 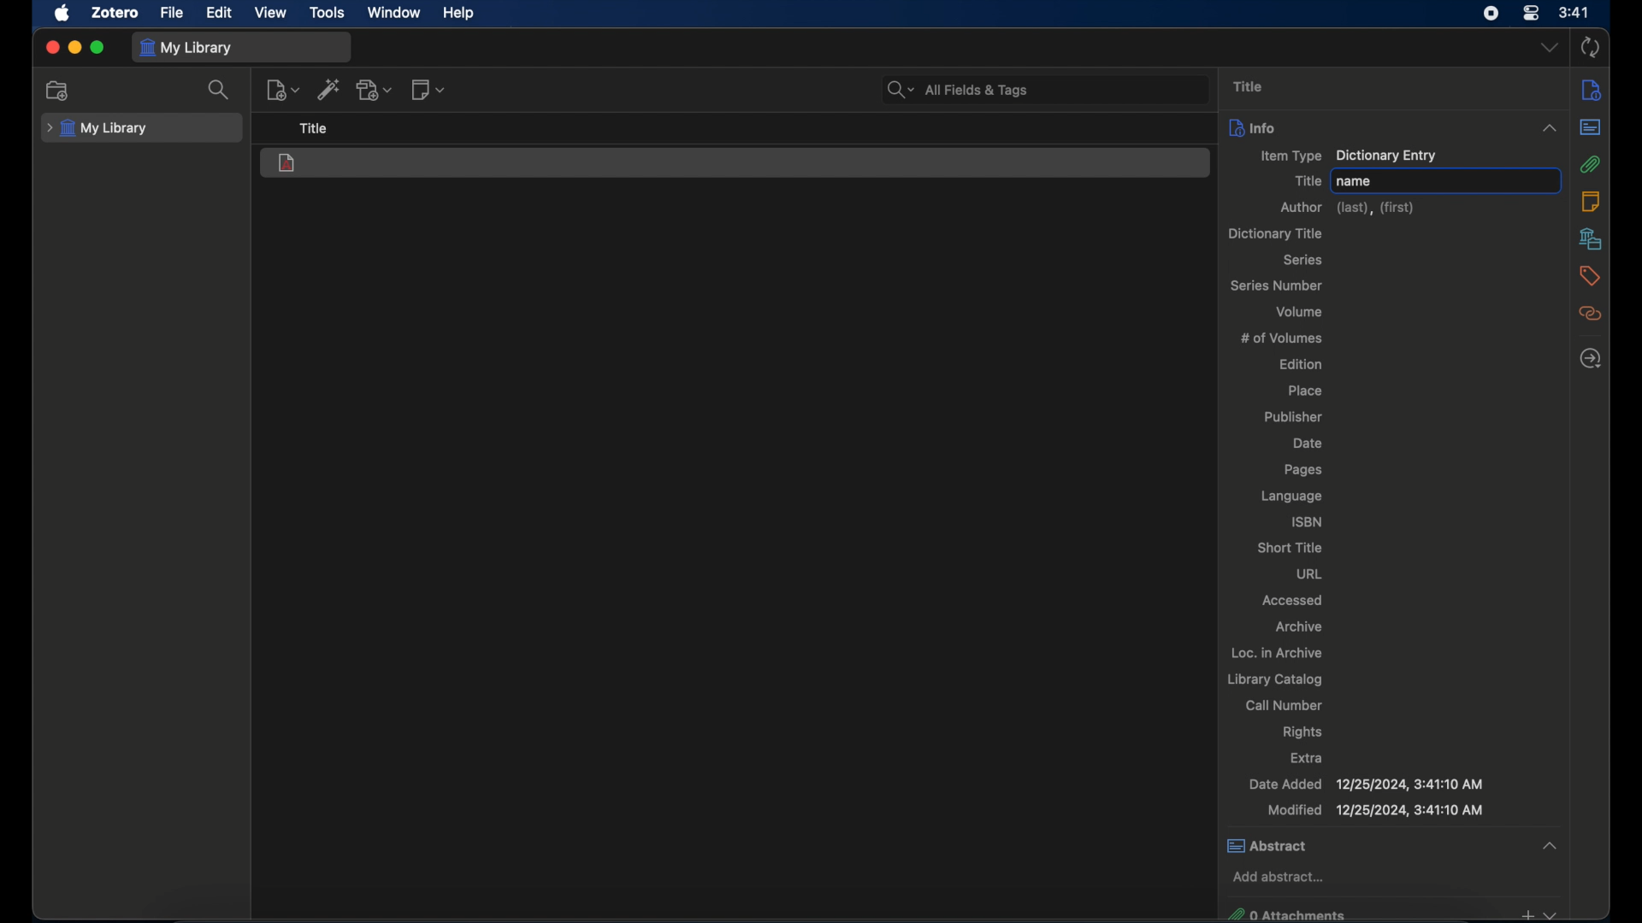 What do you see at coordinates (1290, 547) in the screenshot?
I see `short title` at bounding box center [1290, 547].